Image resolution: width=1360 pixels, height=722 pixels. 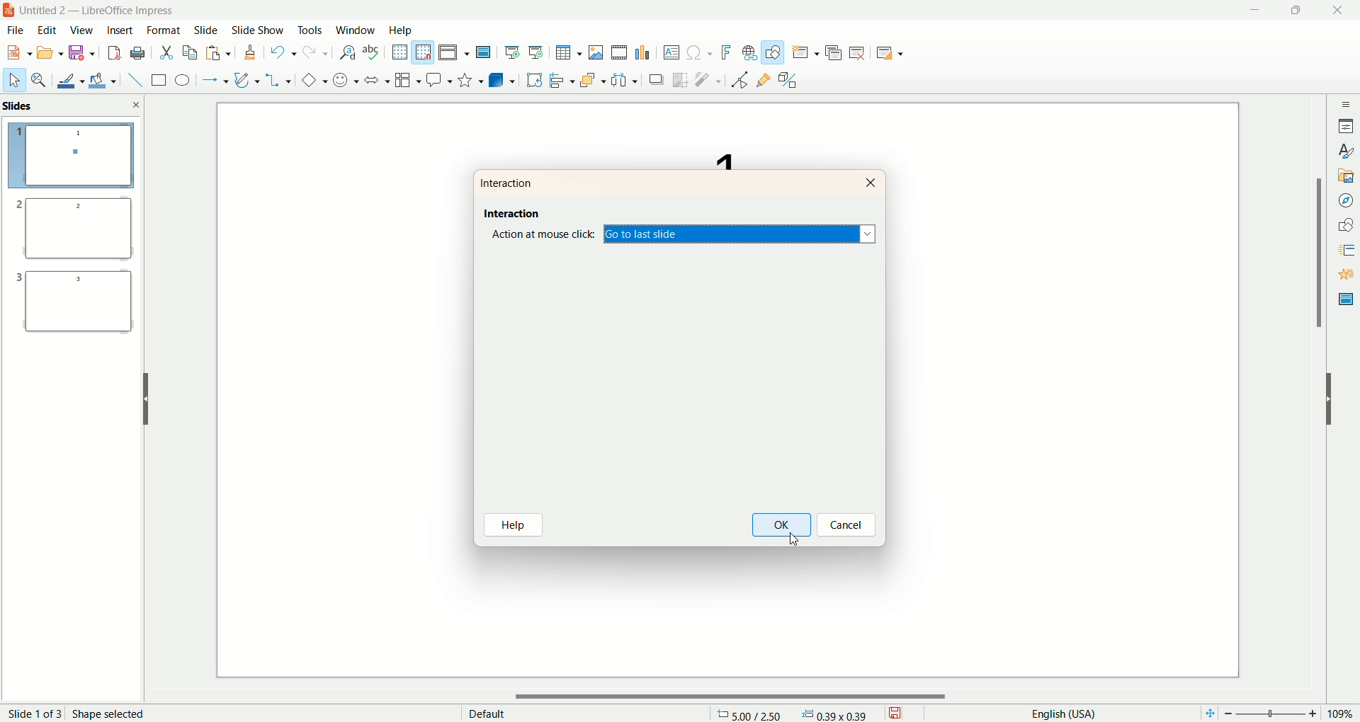 I want to click on start from current slide, so click(x=536, y=50).